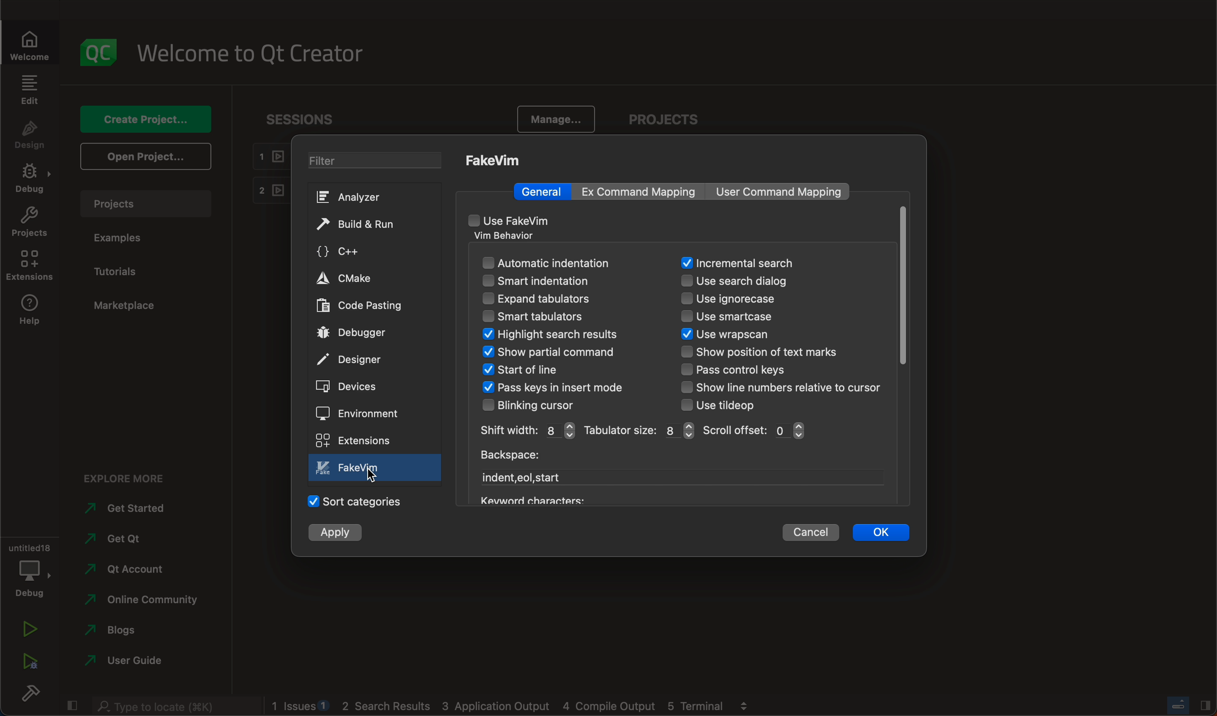  What do you see at coordinates (534, 316) in the screenshot?
I see `smart tabulators` at bounding box center [534, 316].